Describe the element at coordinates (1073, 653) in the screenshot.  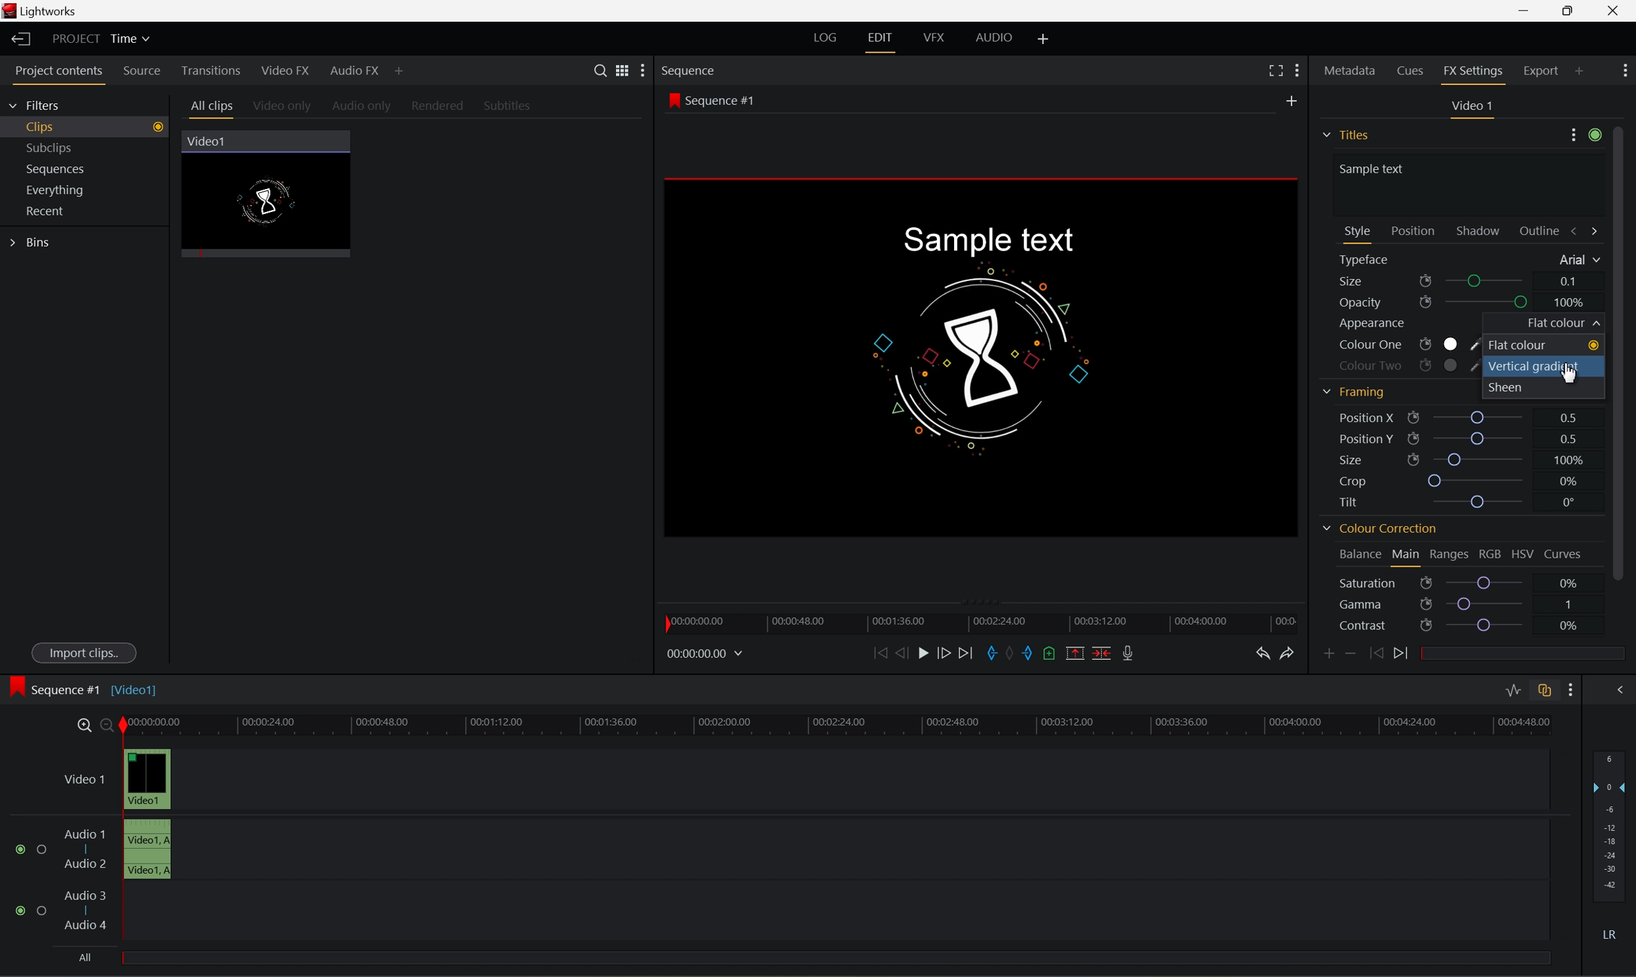
I see `remove the marked section` at that location.